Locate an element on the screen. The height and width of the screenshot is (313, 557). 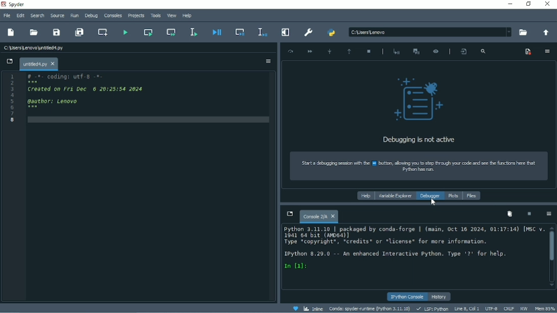
Stop debugging is located at coordinates (368, 51).